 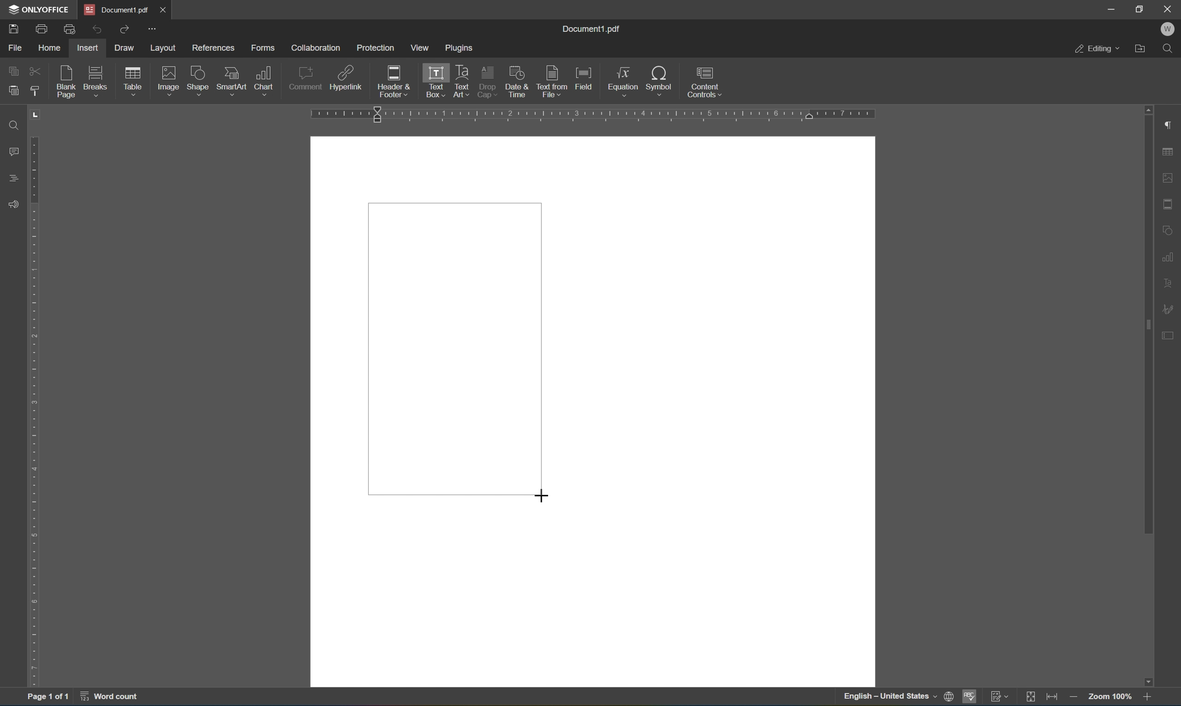 I want to click on Comments, so click(x=16, y=152).